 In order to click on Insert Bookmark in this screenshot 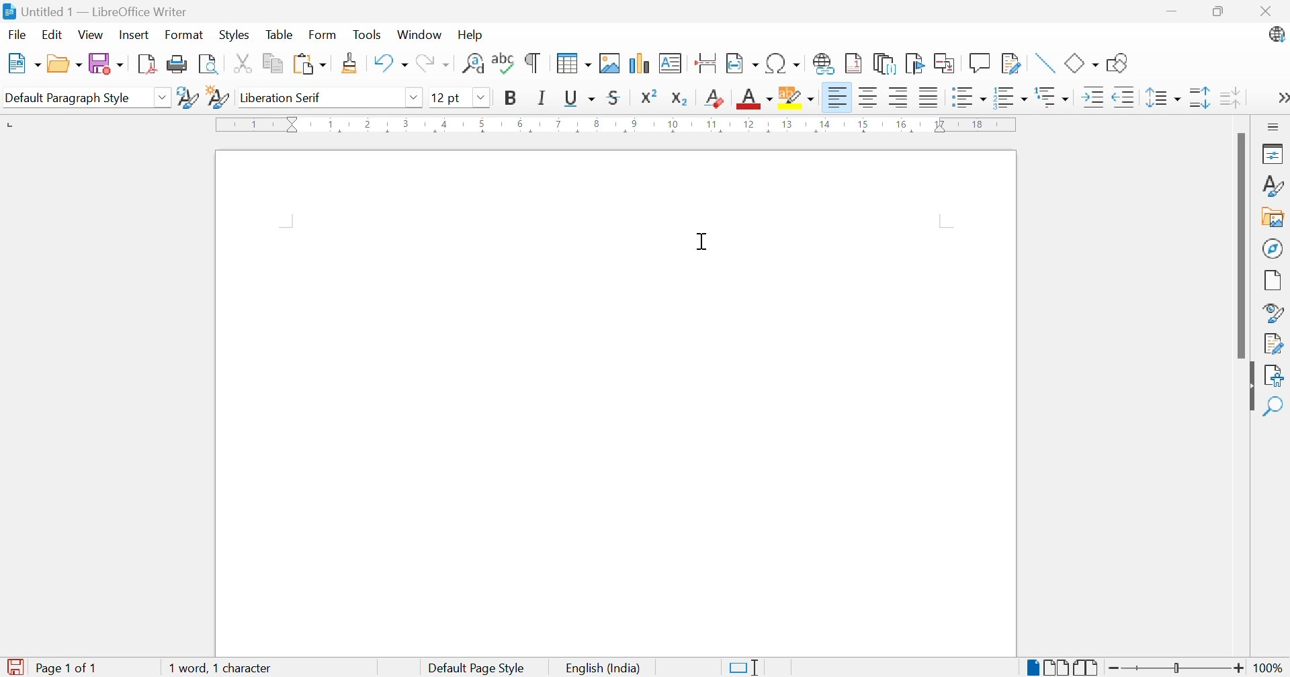, I will do `click(913, 63)`.